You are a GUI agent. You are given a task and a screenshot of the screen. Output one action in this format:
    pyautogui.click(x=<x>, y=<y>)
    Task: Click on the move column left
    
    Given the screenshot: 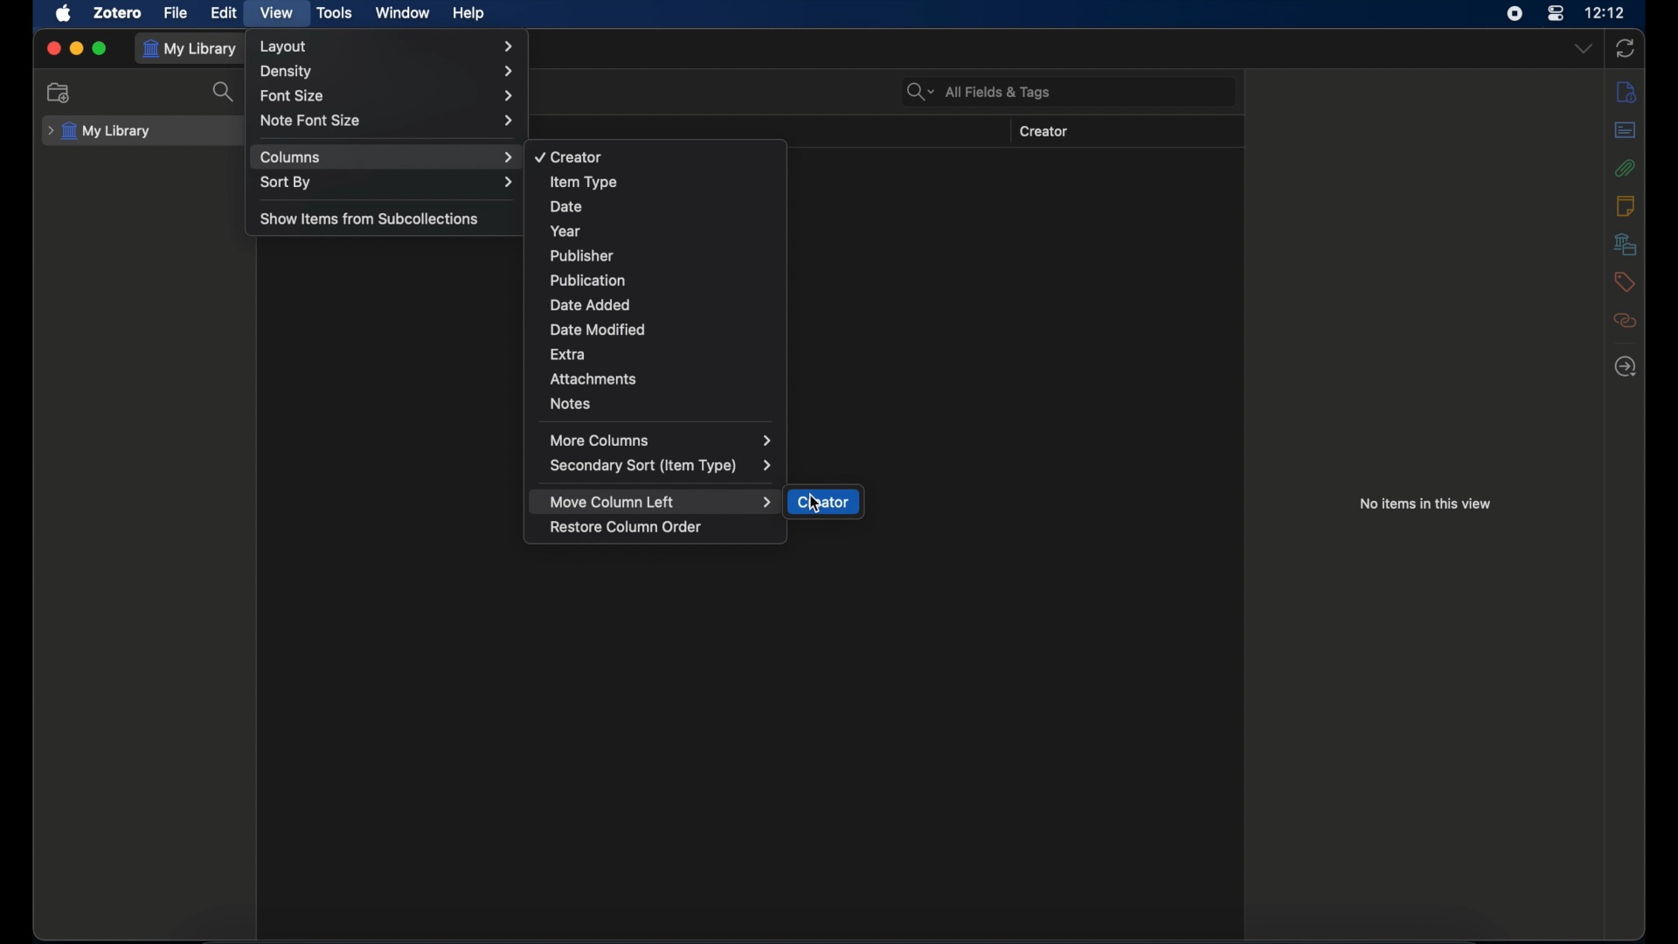 What is the action you would take?
    pyautogui.click(x=662, y=502)
    